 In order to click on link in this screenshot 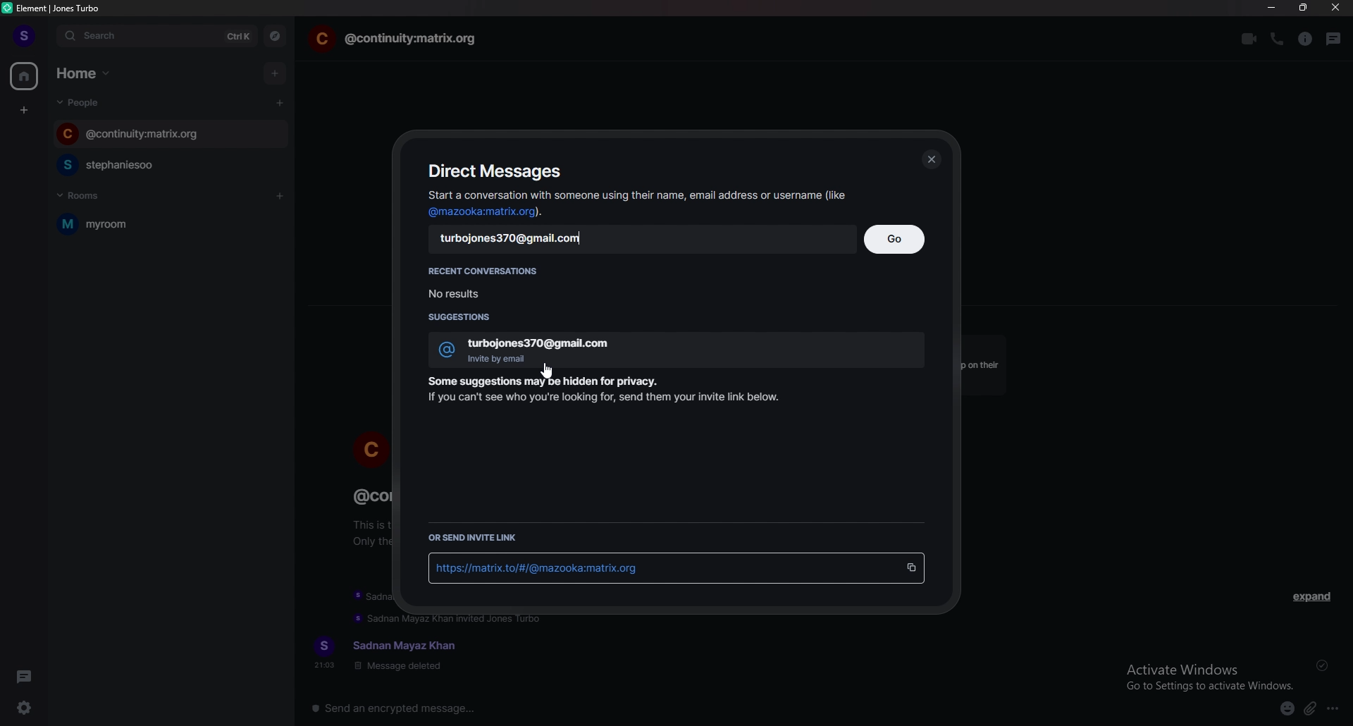, I will do `click(551, 567)`.